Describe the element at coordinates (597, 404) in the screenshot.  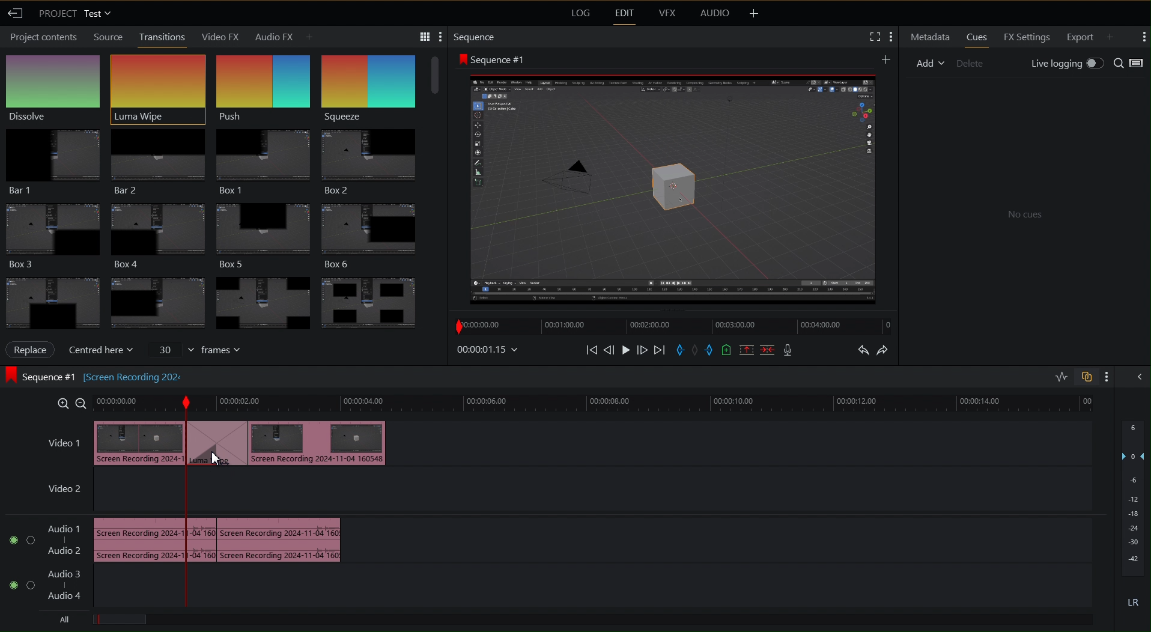
I see `Timeline` at that location.